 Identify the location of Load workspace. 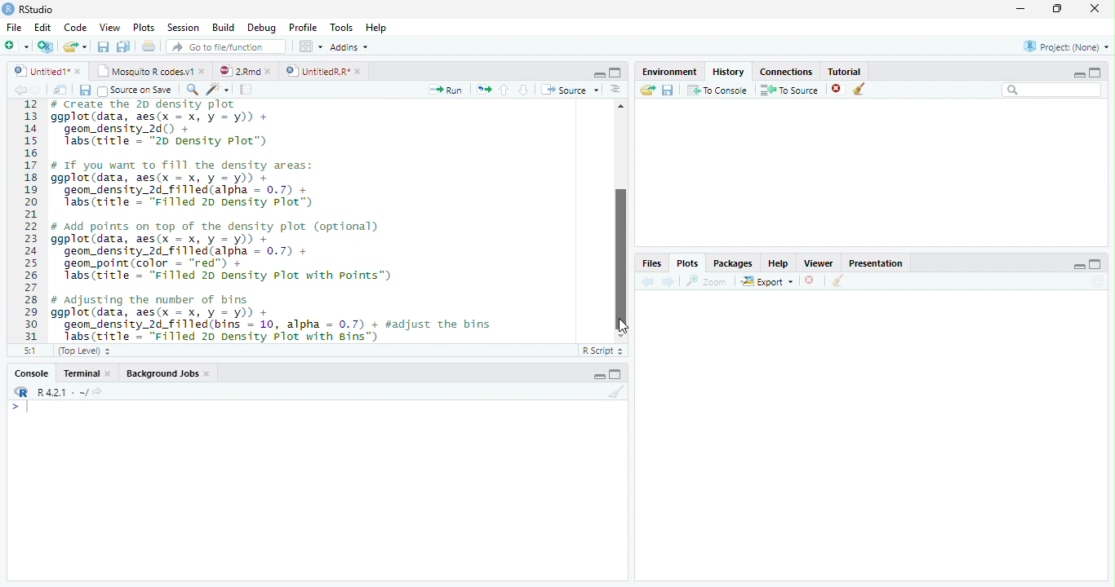
(646, 90).